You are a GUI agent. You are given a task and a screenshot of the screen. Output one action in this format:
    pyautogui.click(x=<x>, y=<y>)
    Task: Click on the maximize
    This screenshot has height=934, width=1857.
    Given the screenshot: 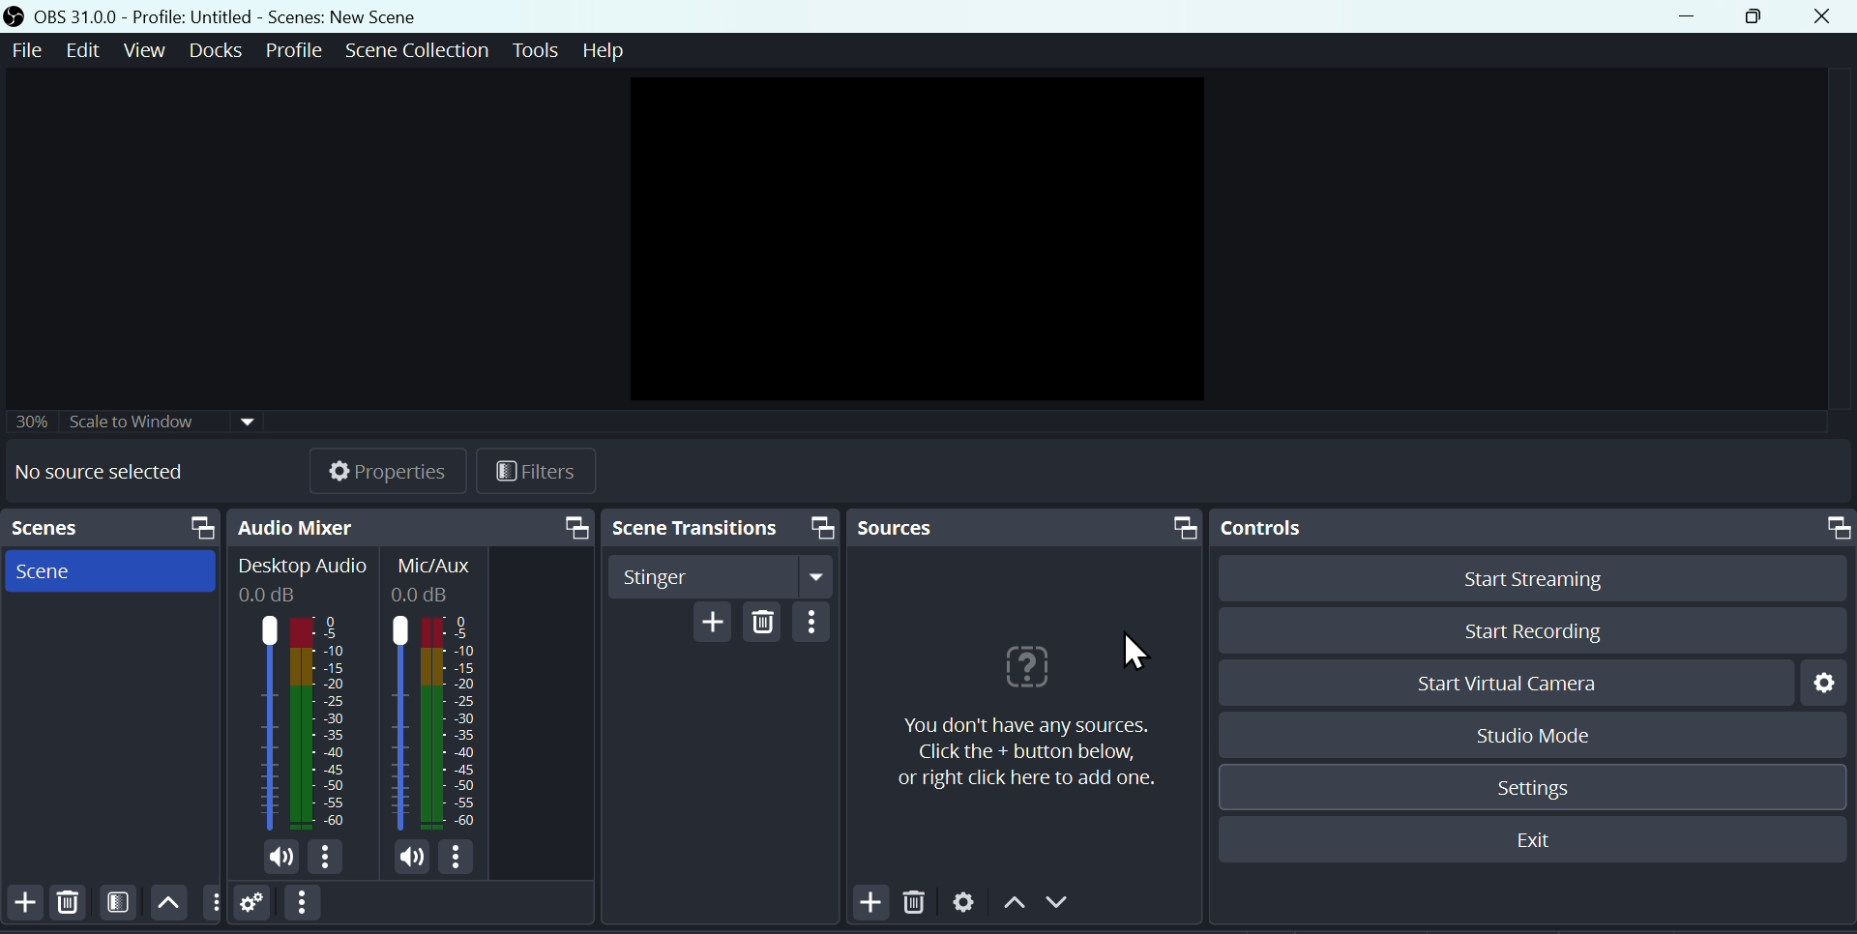 What is the action you would take?
    pyautogui.click(x=1180, y=529)
    